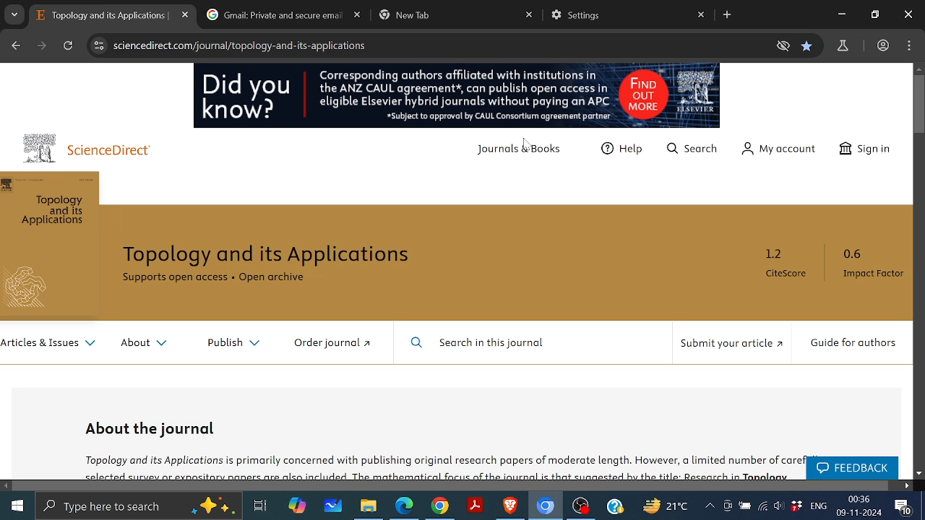 The image size is (925, 520). Describe the element at coordinates (332, 342) in the screenshot. I see ` Order journal` at that location.